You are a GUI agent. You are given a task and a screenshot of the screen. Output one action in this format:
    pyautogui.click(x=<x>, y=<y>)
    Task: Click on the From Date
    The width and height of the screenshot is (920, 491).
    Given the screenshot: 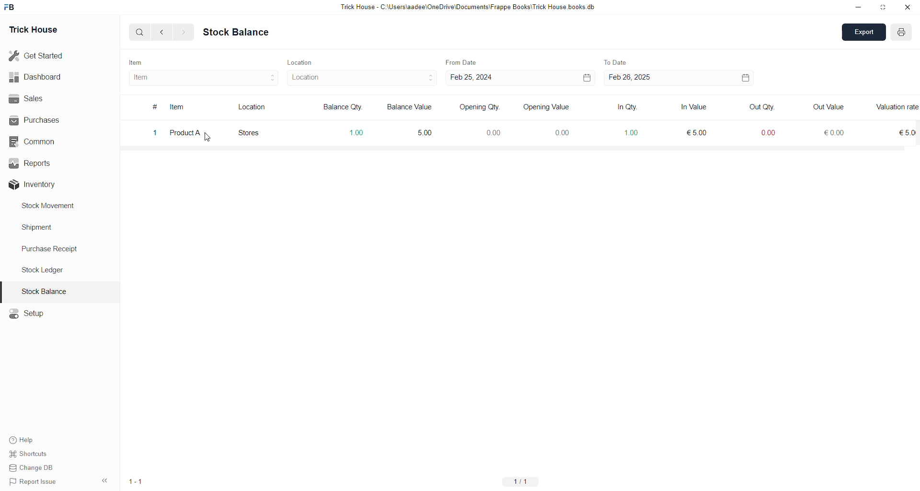 What is the action you would take?
    pyautogui.click(x=464, y=62)
    